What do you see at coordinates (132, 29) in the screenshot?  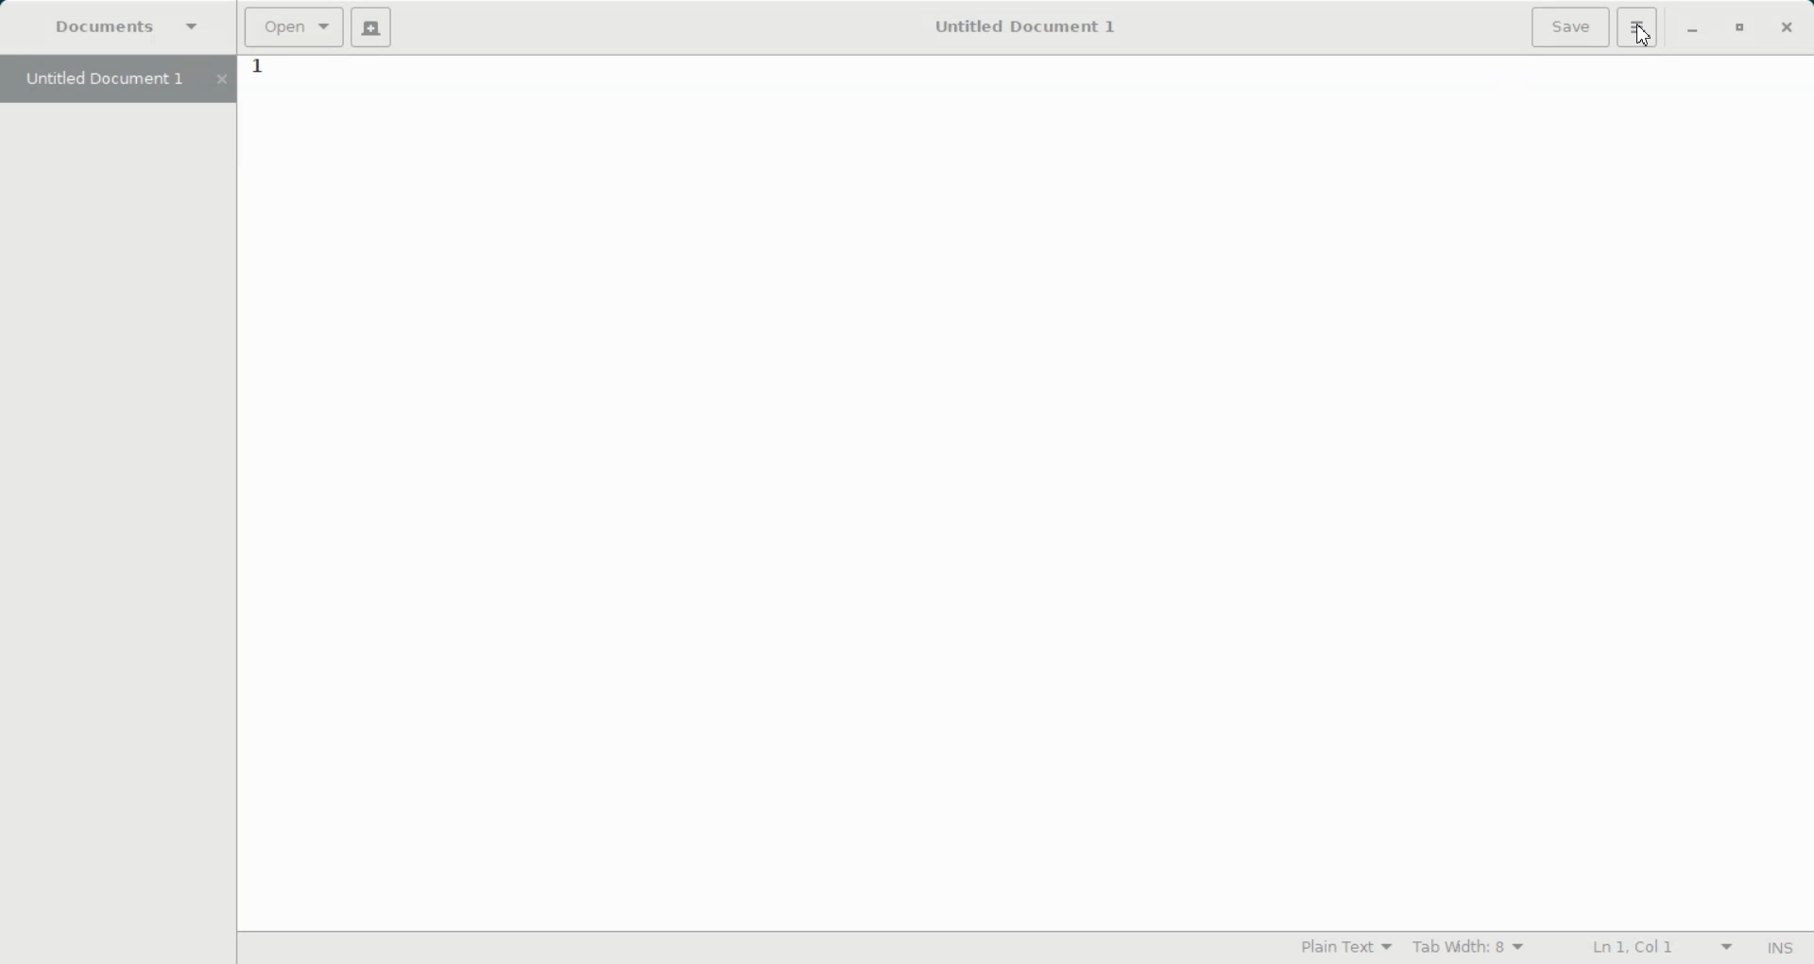 I see `Document ` at bounding box center [132, 29].